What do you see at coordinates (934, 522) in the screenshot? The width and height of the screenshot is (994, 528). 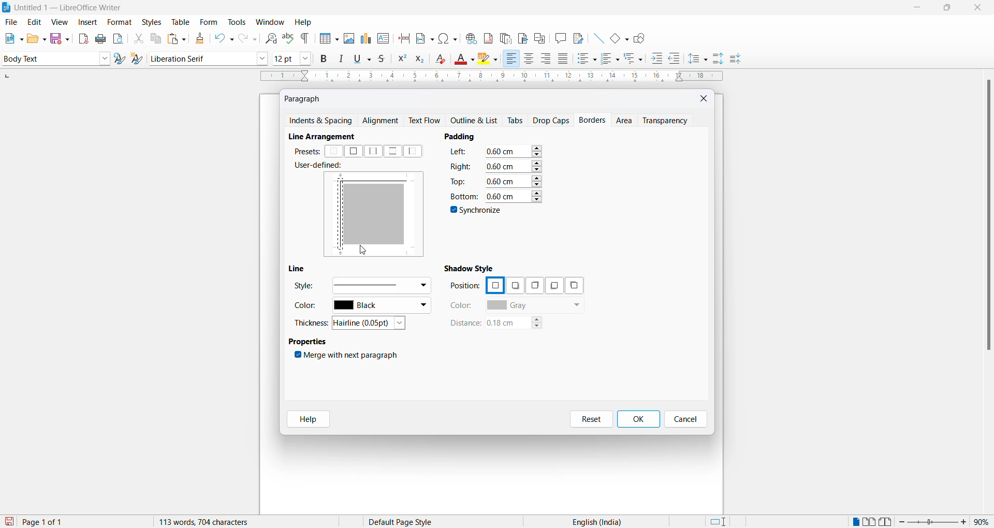 I see `zoom slider` at bounding box center [934, 522].